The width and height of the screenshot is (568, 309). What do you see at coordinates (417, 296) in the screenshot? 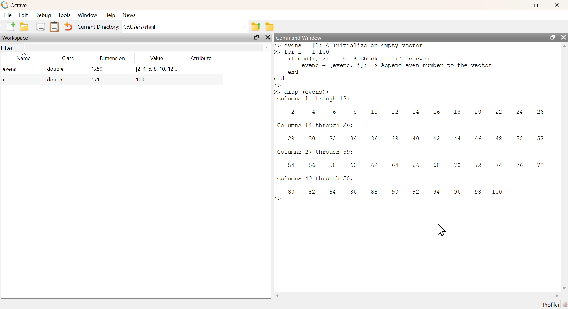
I see `scrollbar` at bounding box center [417, 296].